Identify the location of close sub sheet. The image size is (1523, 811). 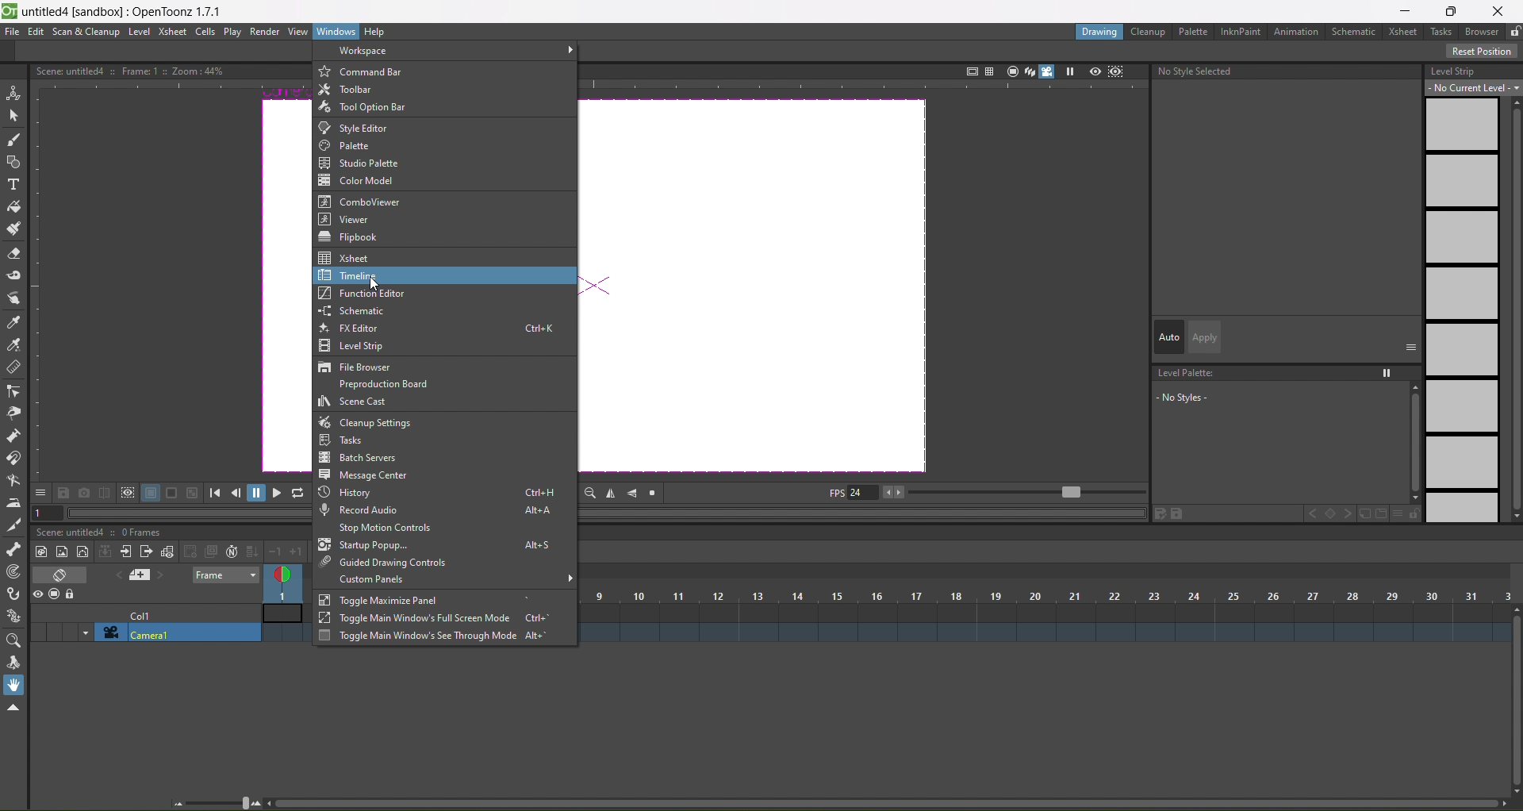
(146, 553).